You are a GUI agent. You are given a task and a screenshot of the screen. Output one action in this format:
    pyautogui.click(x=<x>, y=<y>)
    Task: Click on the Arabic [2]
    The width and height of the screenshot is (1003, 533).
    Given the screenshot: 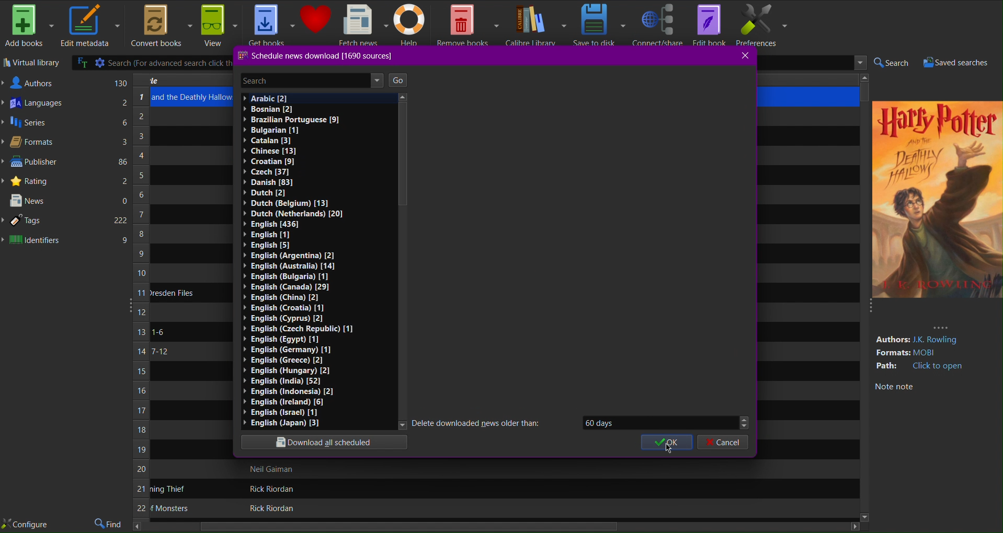 What is the action you would take?
    pyautogui.click(x=264, y=98)
    